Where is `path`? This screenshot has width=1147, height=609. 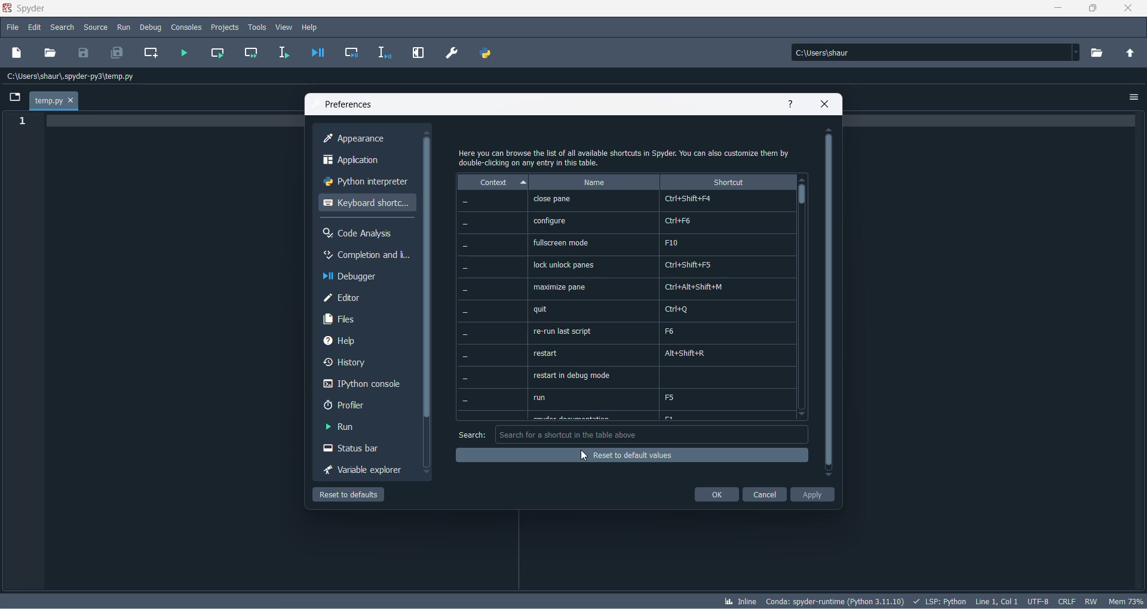
path is located at coordinates (930, 53).